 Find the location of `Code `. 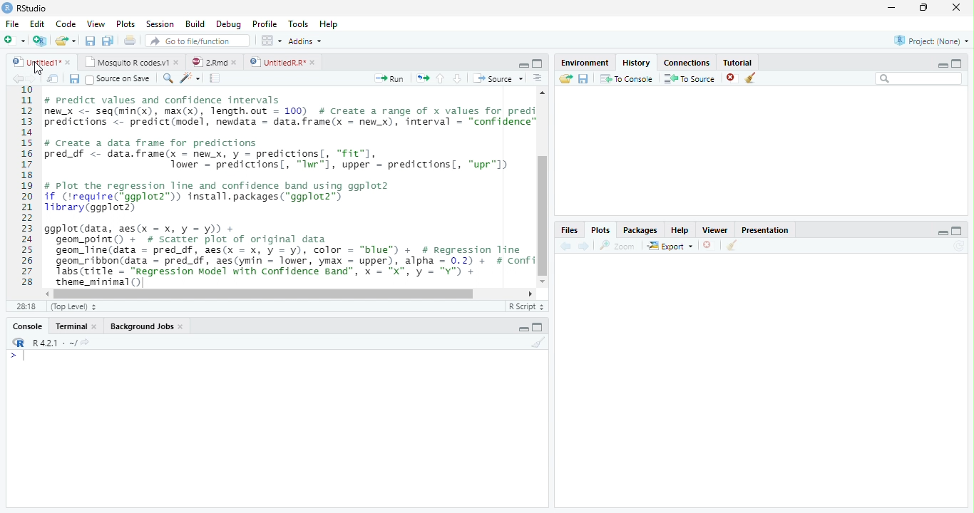

Code  is located at coordinates (191, 78).